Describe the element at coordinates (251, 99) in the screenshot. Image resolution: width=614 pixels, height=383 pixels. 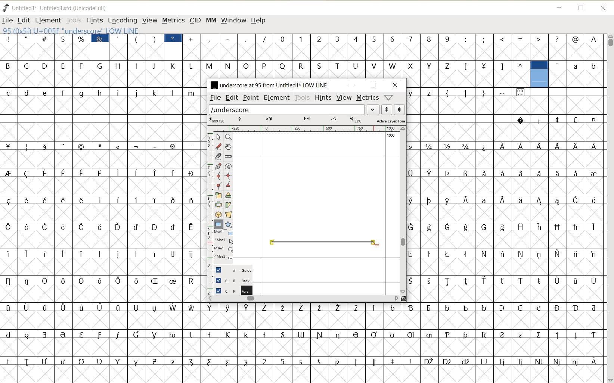
I see `POINT` at that location.